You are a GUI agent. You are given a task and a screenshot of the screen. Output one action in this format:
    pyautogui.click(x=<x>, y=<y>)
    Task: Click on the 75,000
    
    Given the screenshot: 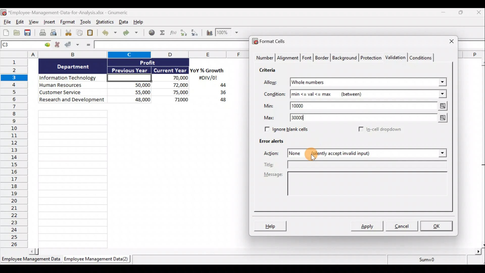 What is the action you would take?
    pyautogui.click(x=173, y=93)
    